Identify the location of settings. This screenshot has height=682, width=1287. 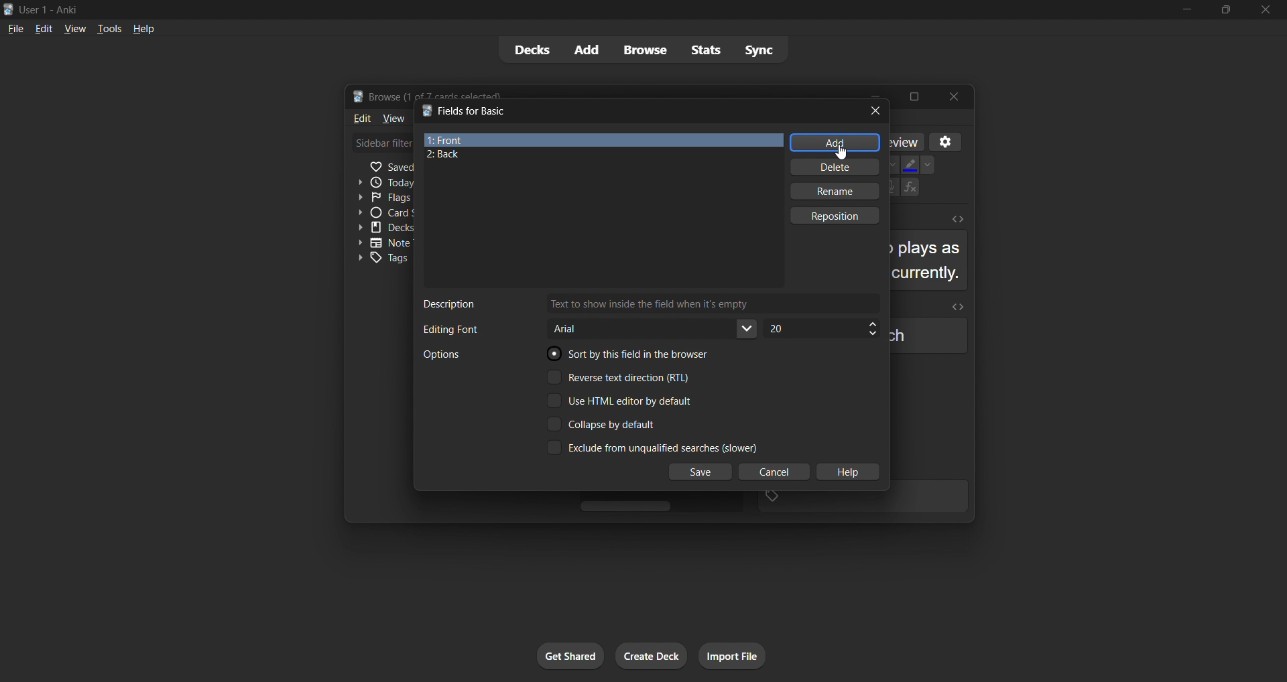
(944, 141).